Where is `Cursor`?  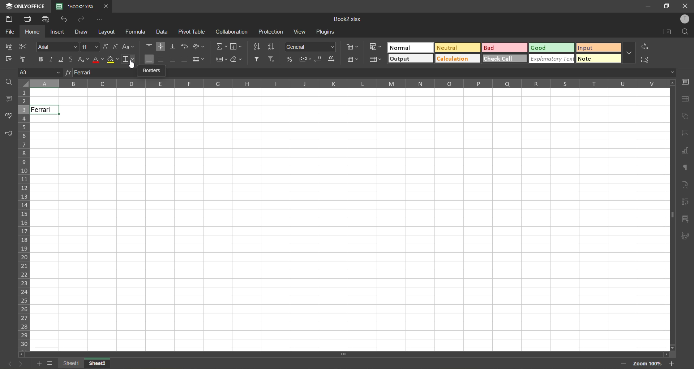 Cursor is located at coordinates (51, 112).